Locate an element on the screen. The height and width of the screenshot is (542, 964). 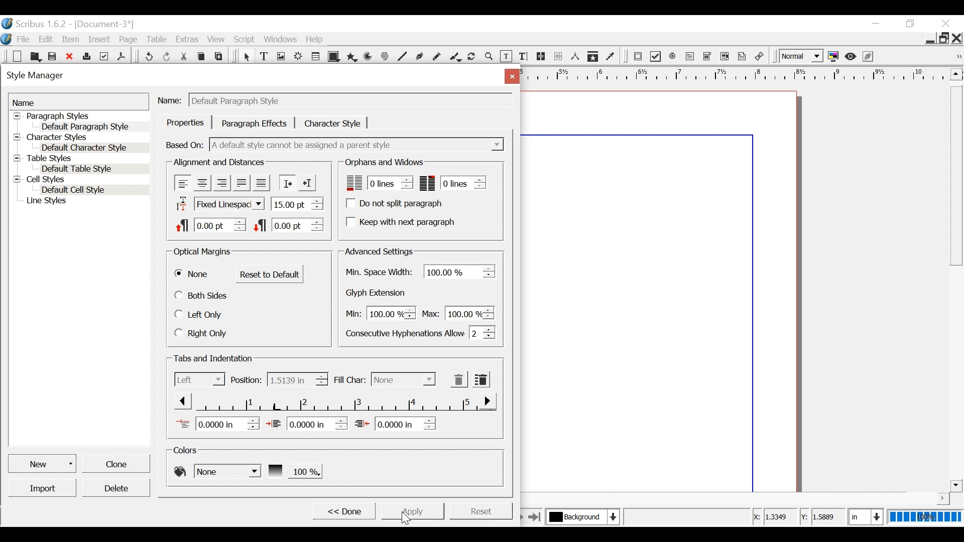
link Annotation is located at coordinates (760, 57).